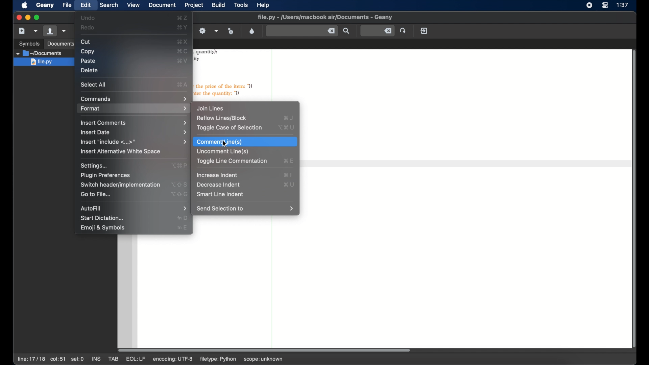  Describe the element at coordinates (133, 142) in the screenshot. I see `insert include` at that location.